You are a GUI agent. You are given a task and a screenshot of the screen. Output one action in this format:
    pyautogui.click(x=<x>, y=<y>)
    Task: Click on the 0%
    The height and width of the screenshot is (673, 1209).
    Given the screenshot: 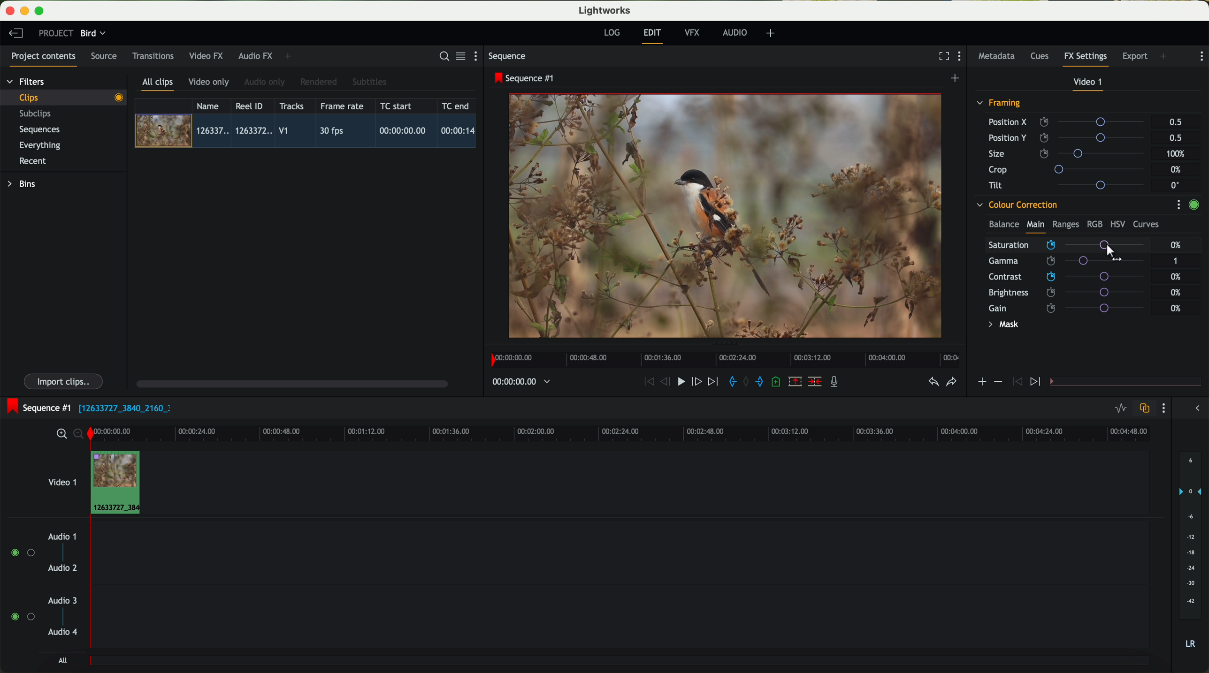 What is the action you would take?
    pyautogui.click(x=1177, y=170)
    